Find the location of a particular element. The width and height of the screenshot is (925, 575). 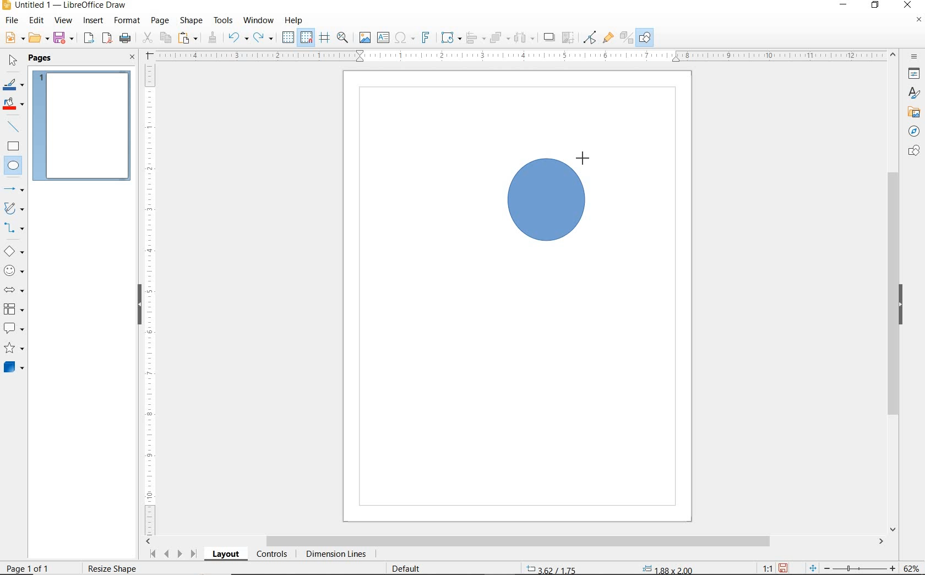

INSERT LINE is located at coordinates (15, 127).